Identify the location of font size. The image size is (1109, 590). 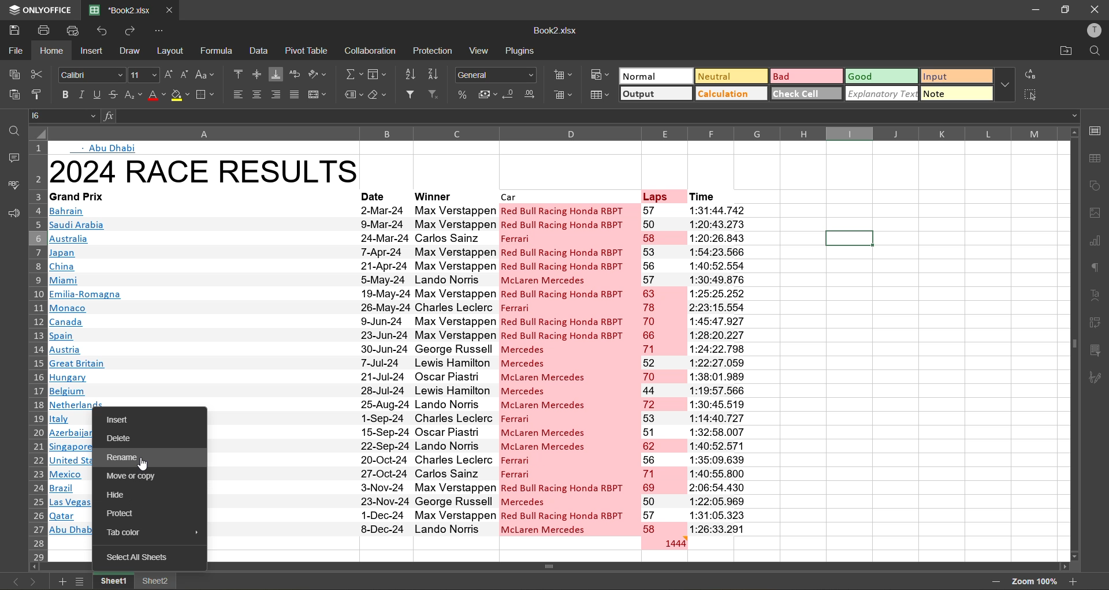
(144, 74).